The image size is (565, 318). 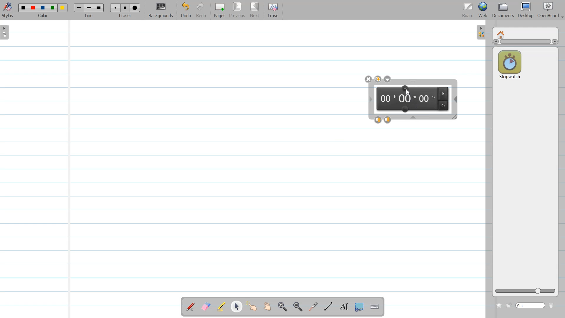 What do you see at coordinates (368, 79) in the screenshot?
I see `close` at bounding box center [368, 79].